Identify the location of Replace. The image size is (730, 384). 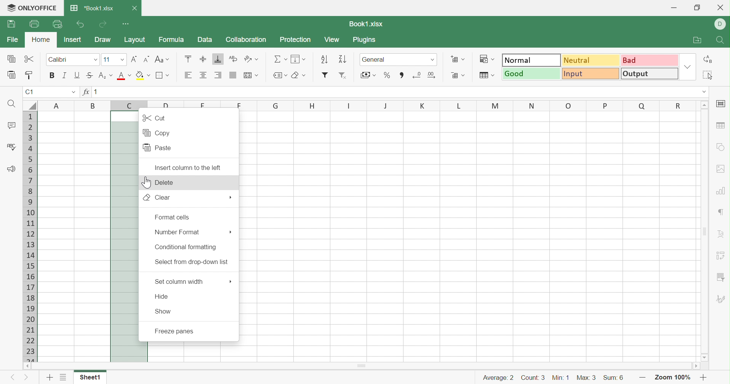
(709, 59).